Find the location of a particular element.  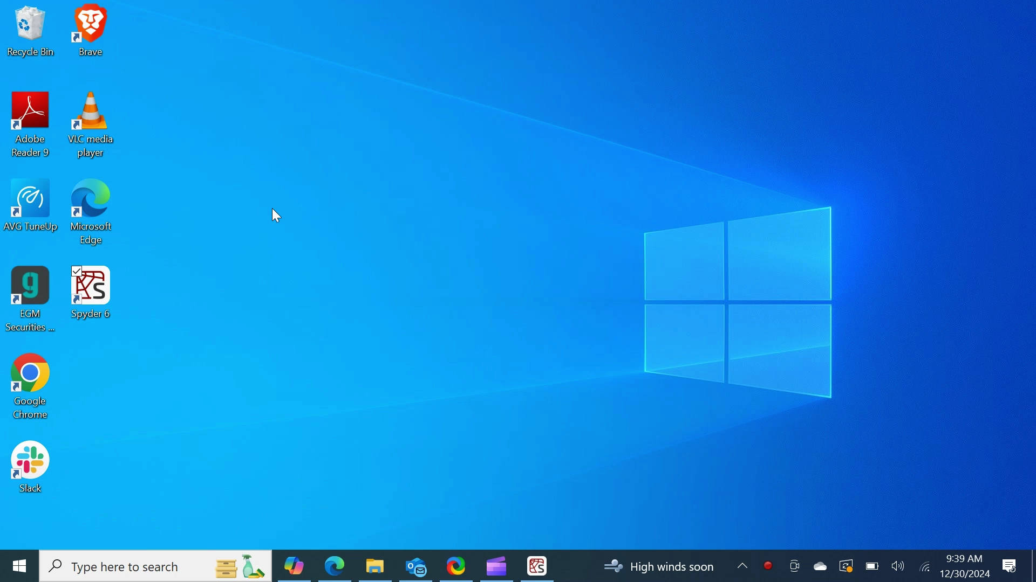

VLC Media Desktop Icon is located at coordinates (92, 127).